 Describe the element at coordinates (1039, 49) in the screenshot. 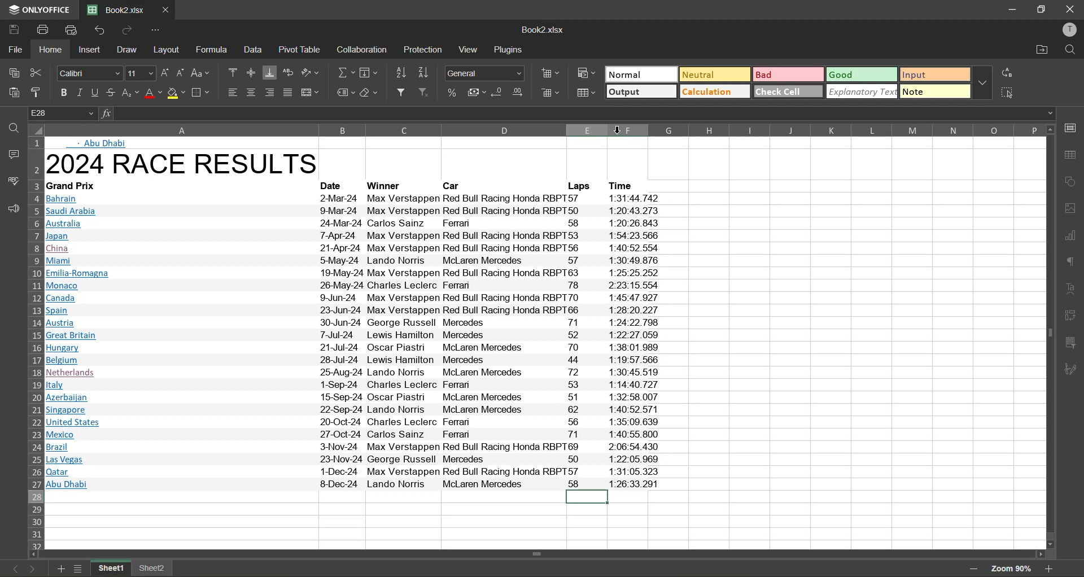

I see `open location` at that location.